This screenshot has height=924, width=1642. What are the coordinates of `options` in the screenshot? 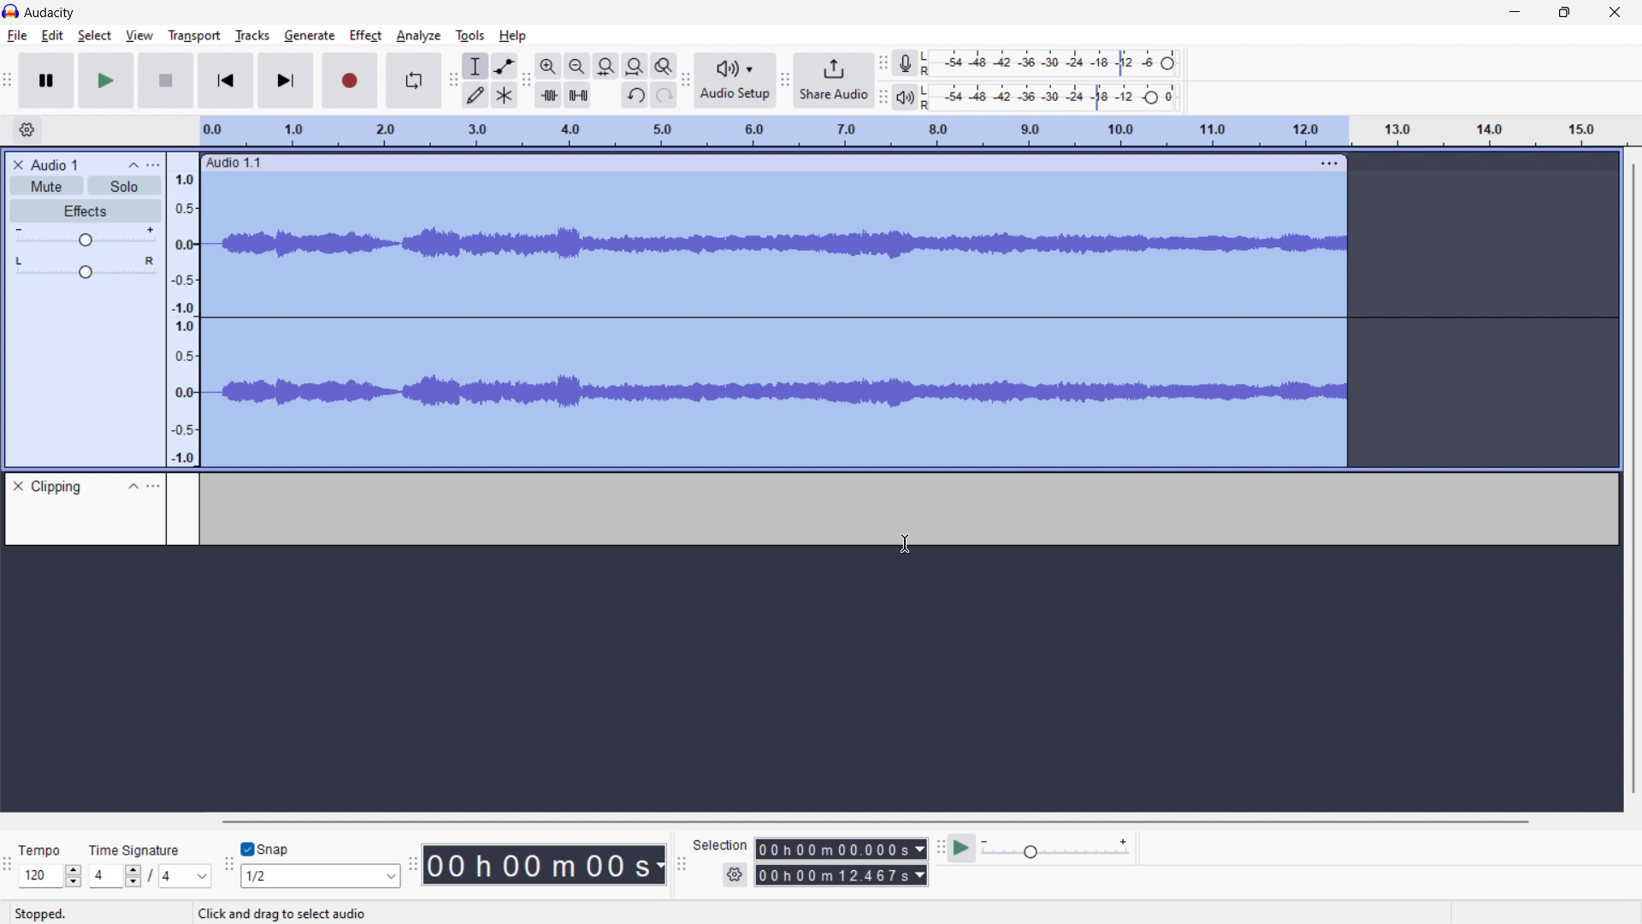 It's located at (153, 165).